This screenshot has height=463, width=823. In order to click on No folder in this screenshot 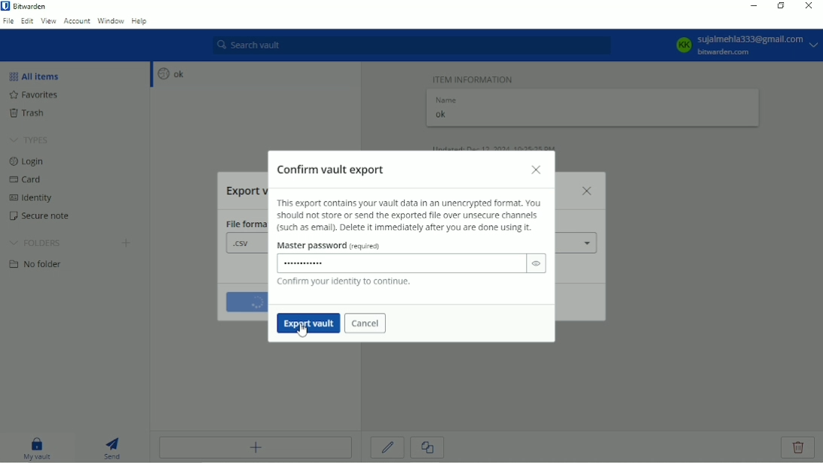, I will do `click(39, 265)`.